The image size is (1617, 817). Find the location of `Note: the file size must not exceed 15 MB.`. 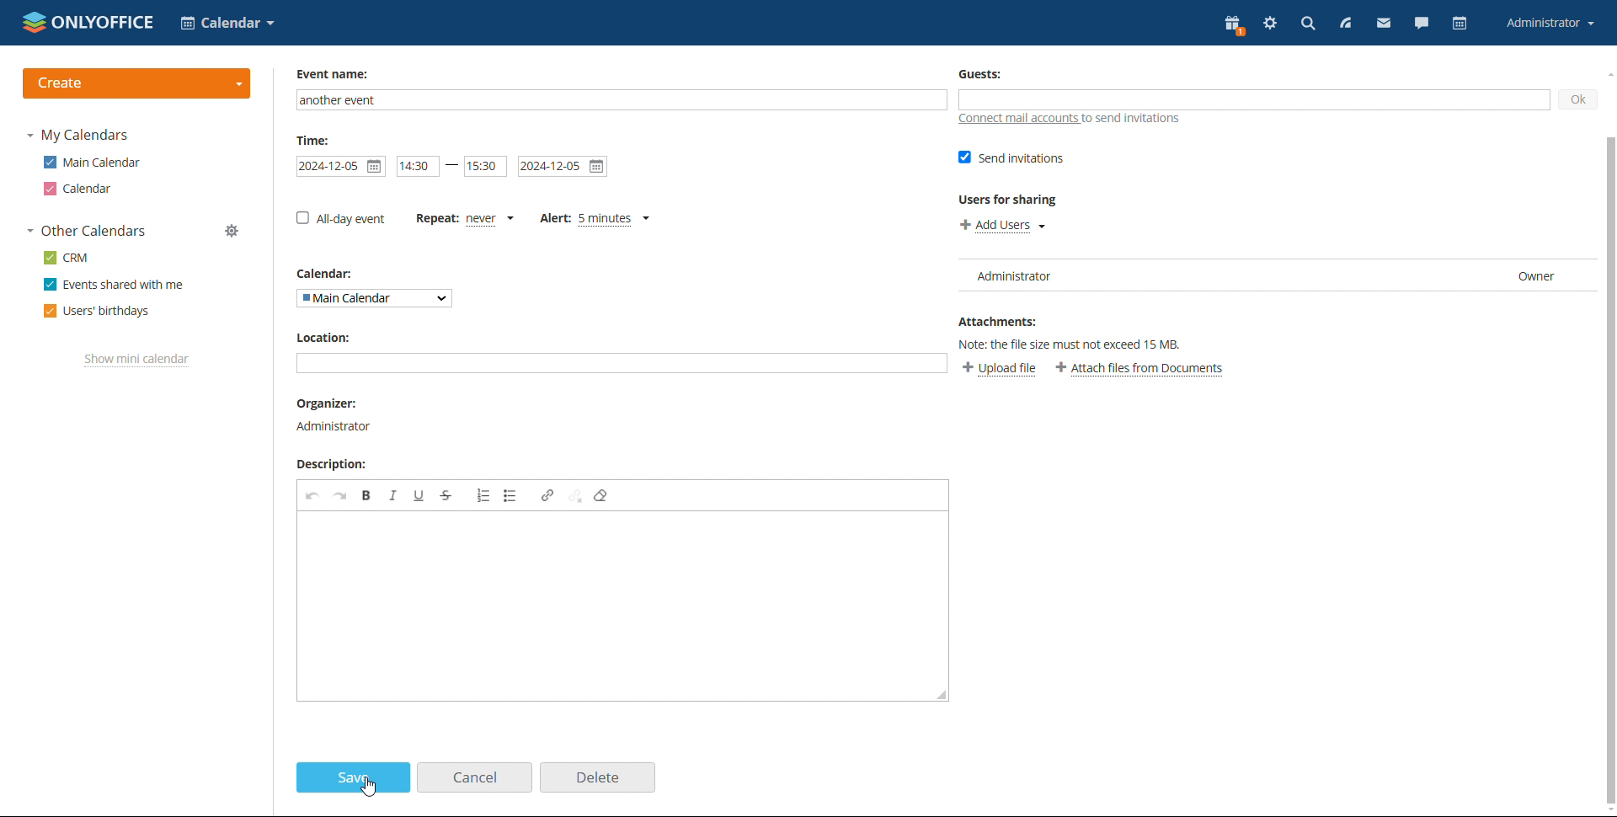

Note: the file size must not exceed 15 MB. is located at coordinates (1083, 344).